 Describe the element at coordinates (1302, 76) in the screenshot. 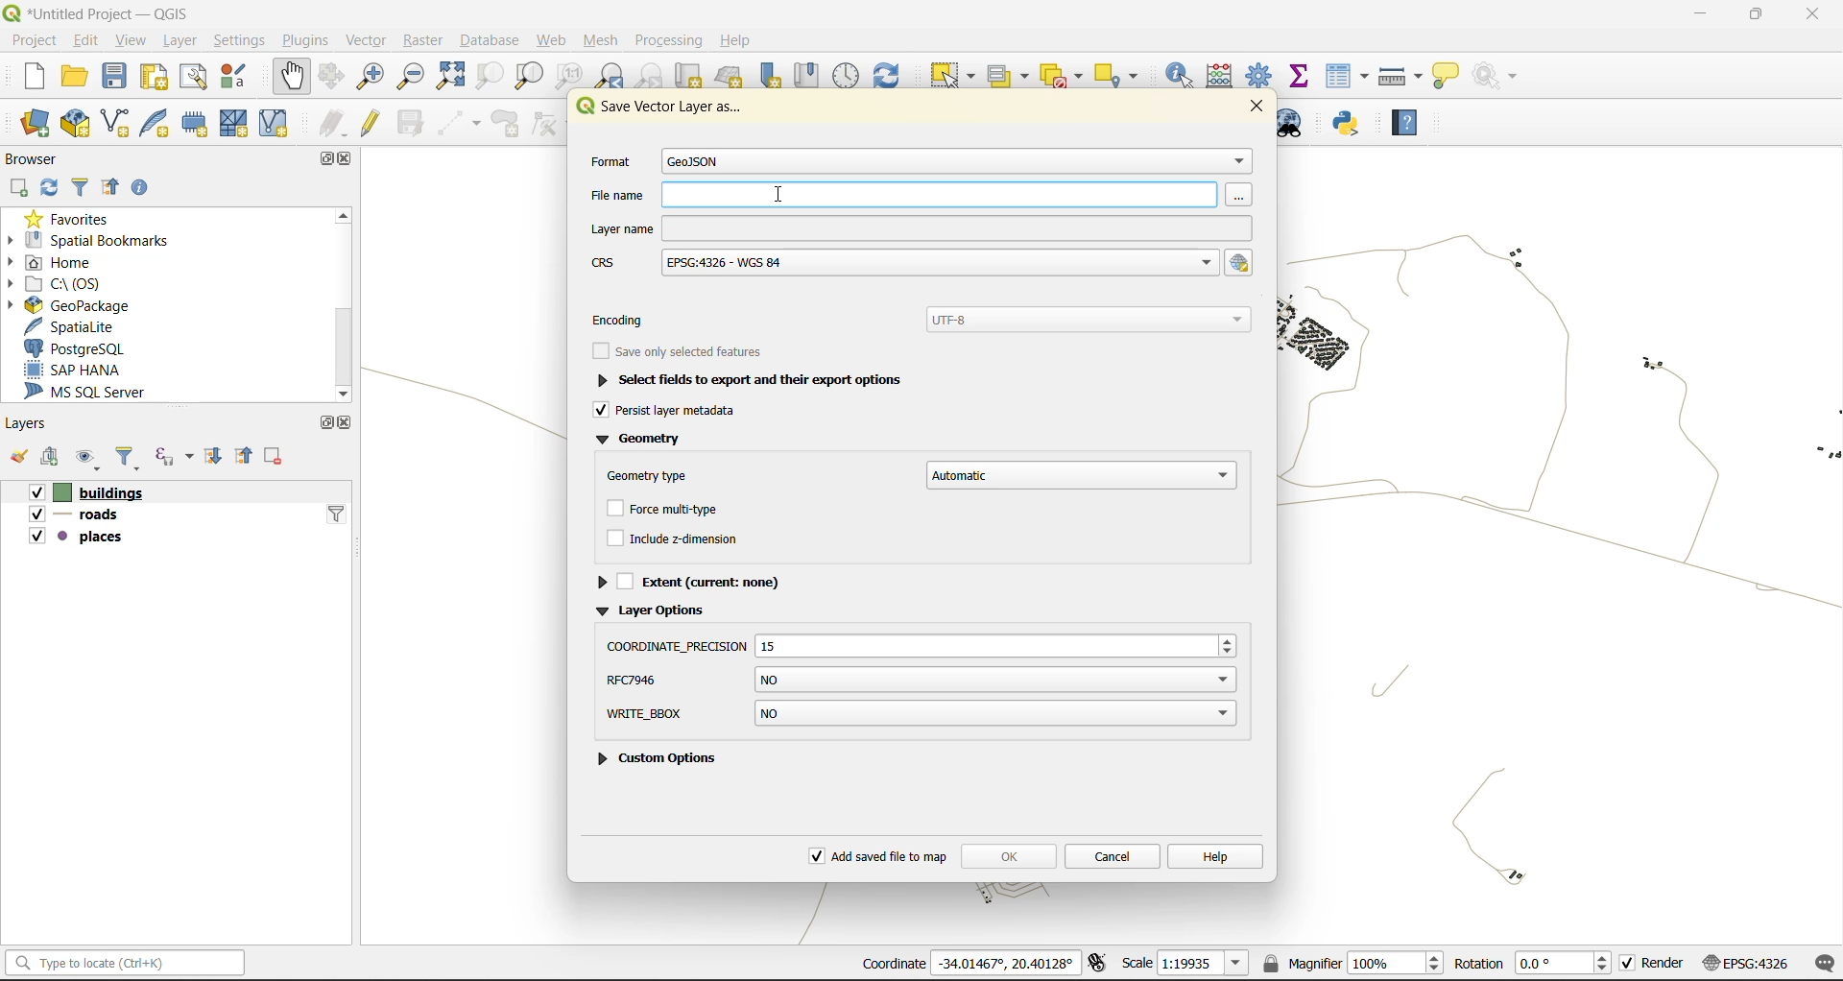

I see `statistical summary` at that location.